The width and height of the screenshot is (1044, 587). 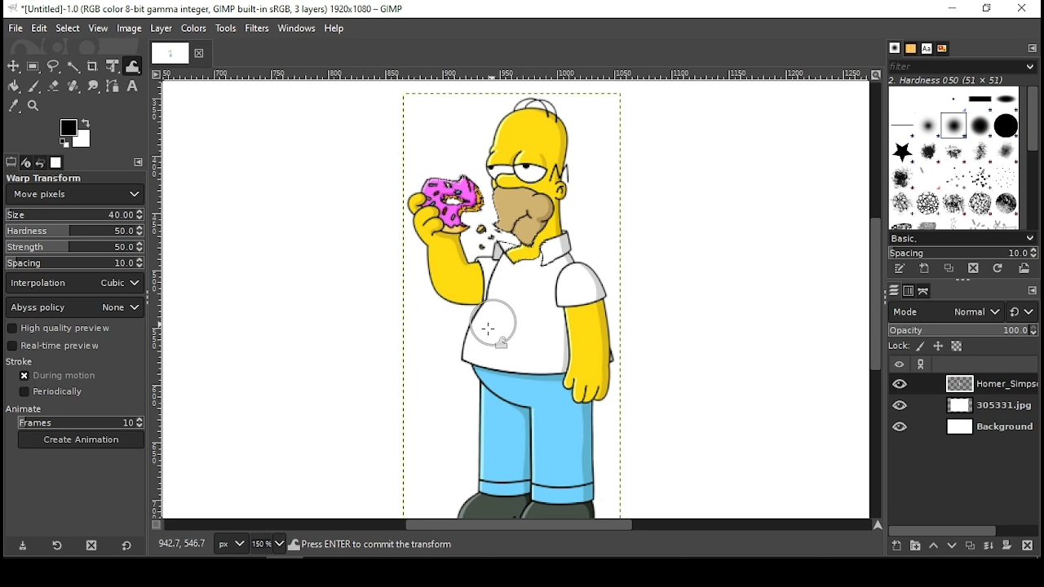 I want to click on layer mode, so click(x=946, y=311).